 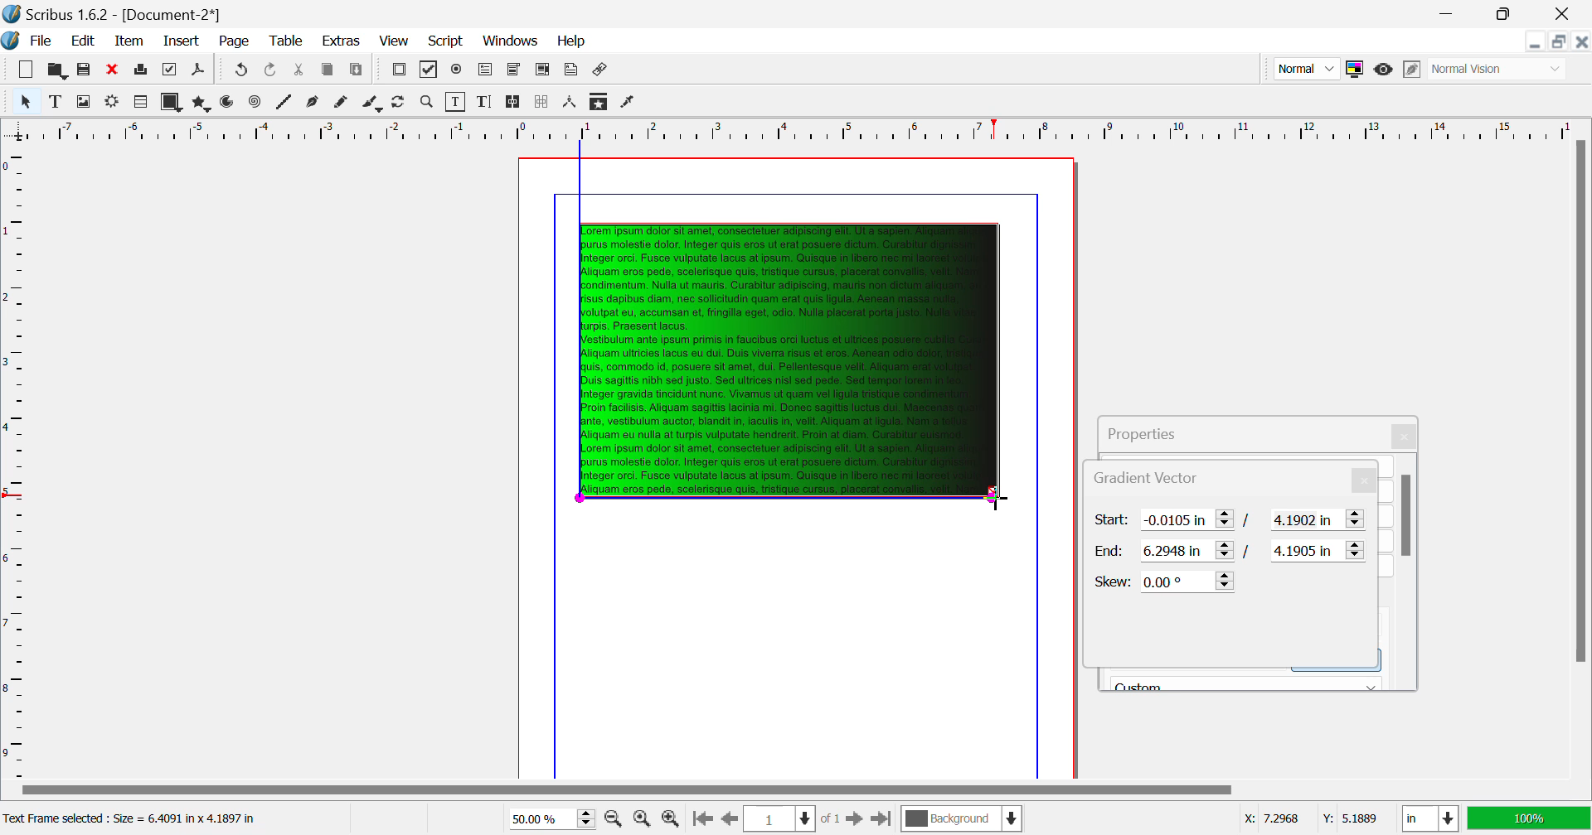 What do you see at coordinates (113, 70) in the screenshot?
I see `Discard` at bounding box center [113, 70].